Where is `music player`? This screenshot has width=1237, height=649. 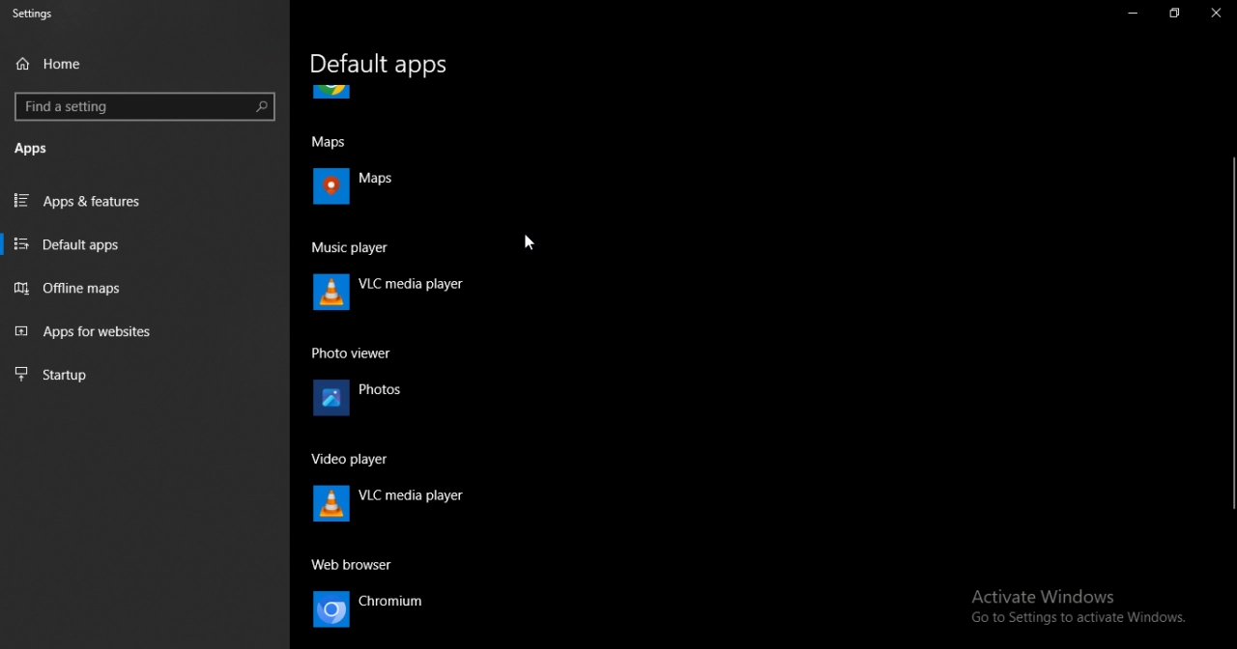 music player is located at coordinates (354, 247).